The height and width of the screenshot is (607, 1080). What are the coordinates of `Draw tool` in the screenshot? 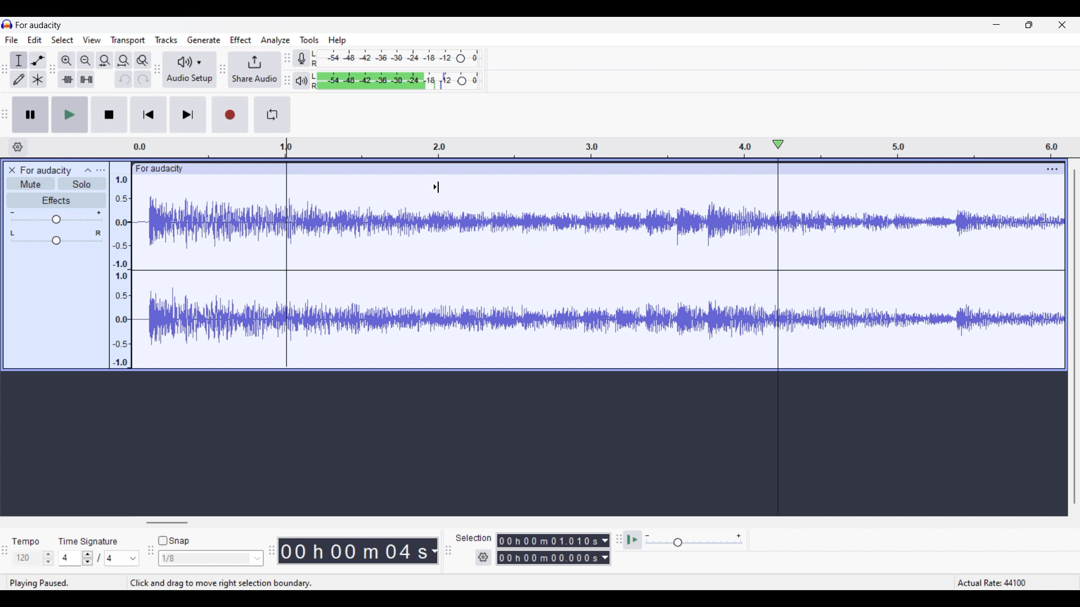 It's located at (19, 79).